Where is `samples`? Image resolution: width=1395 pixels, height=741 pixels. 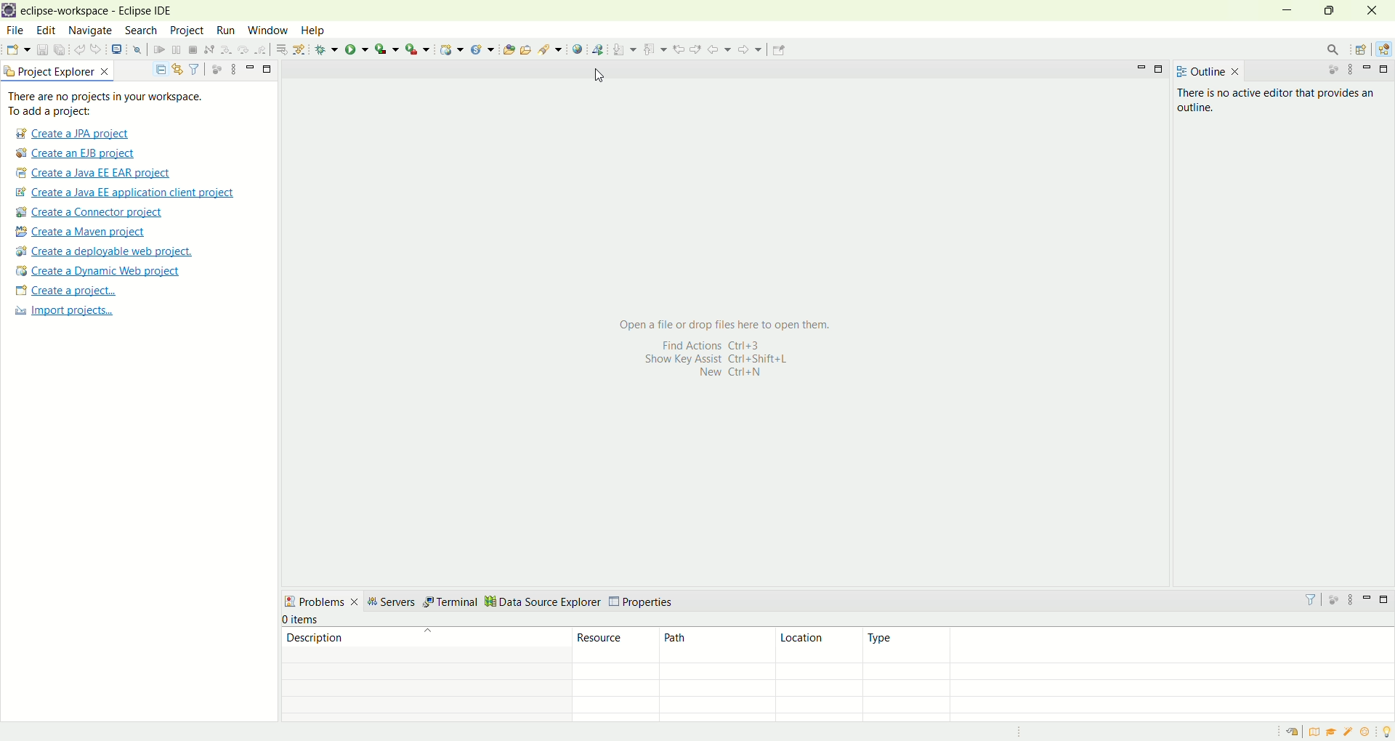
samples is located at coordinates (1350, 732).